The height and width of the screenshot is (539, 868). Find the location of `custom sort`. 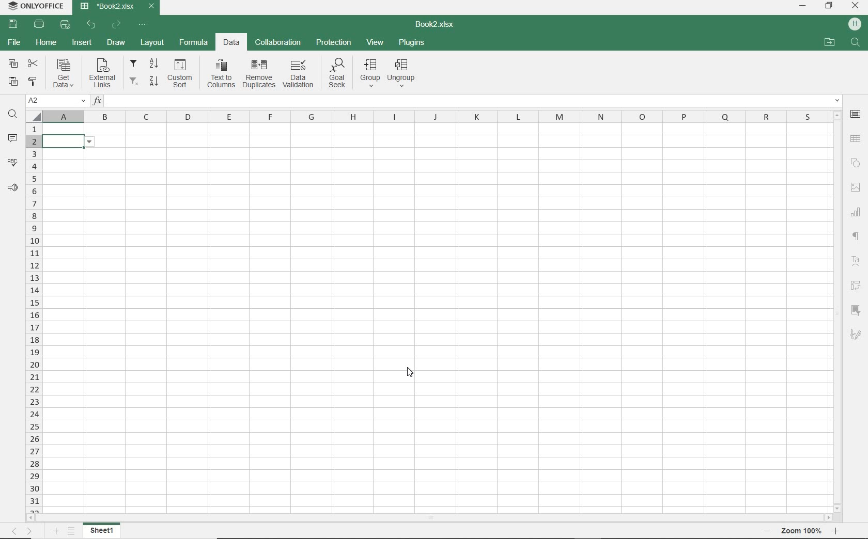

custom sort is located at coordinates (181, 73).